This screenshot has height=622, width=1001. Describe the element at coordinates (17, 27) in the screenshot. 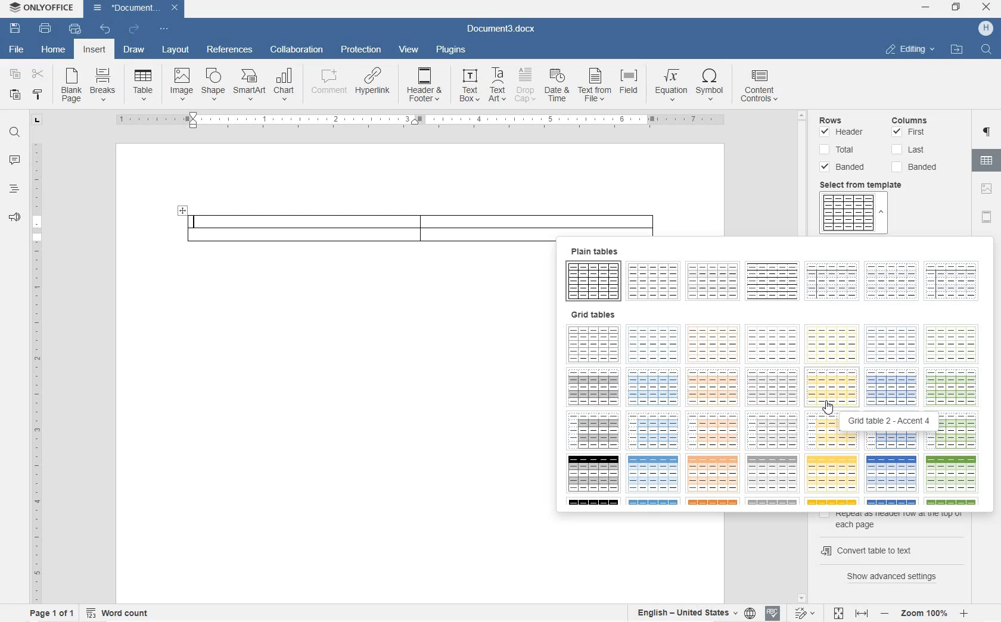

I see `SAVE` at that location.